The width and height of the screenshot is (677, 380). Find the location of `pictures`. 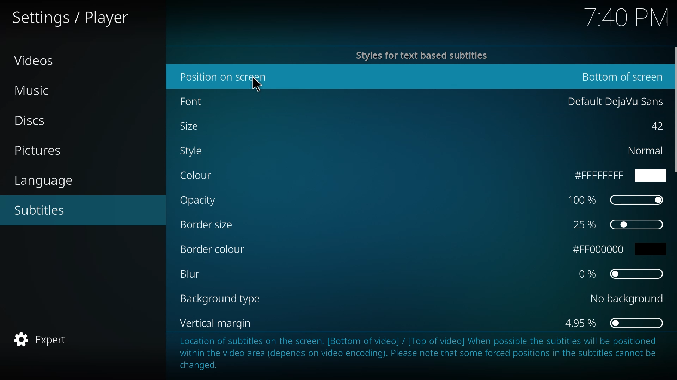

pictures is located at coordinates (39, 151).